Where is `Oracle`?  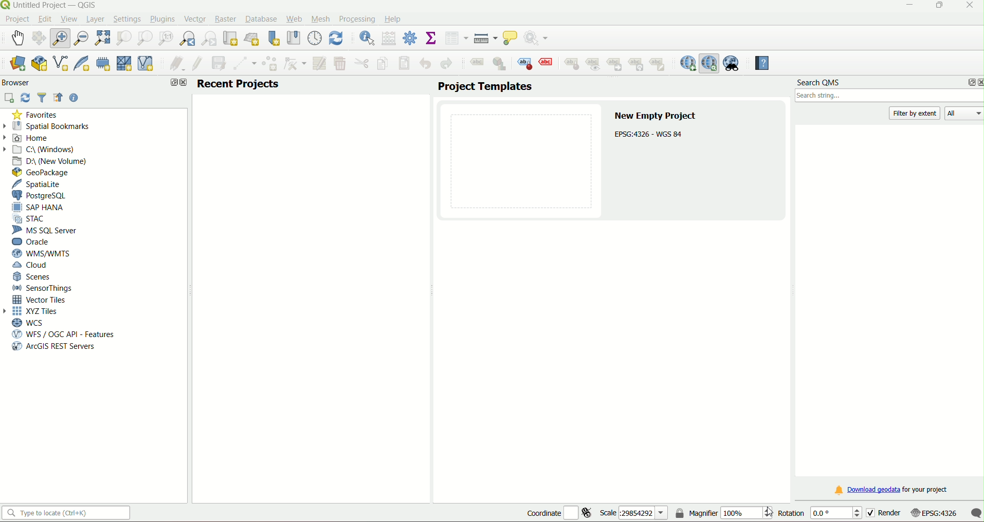
Oracle is located at coordinates (33, 241).